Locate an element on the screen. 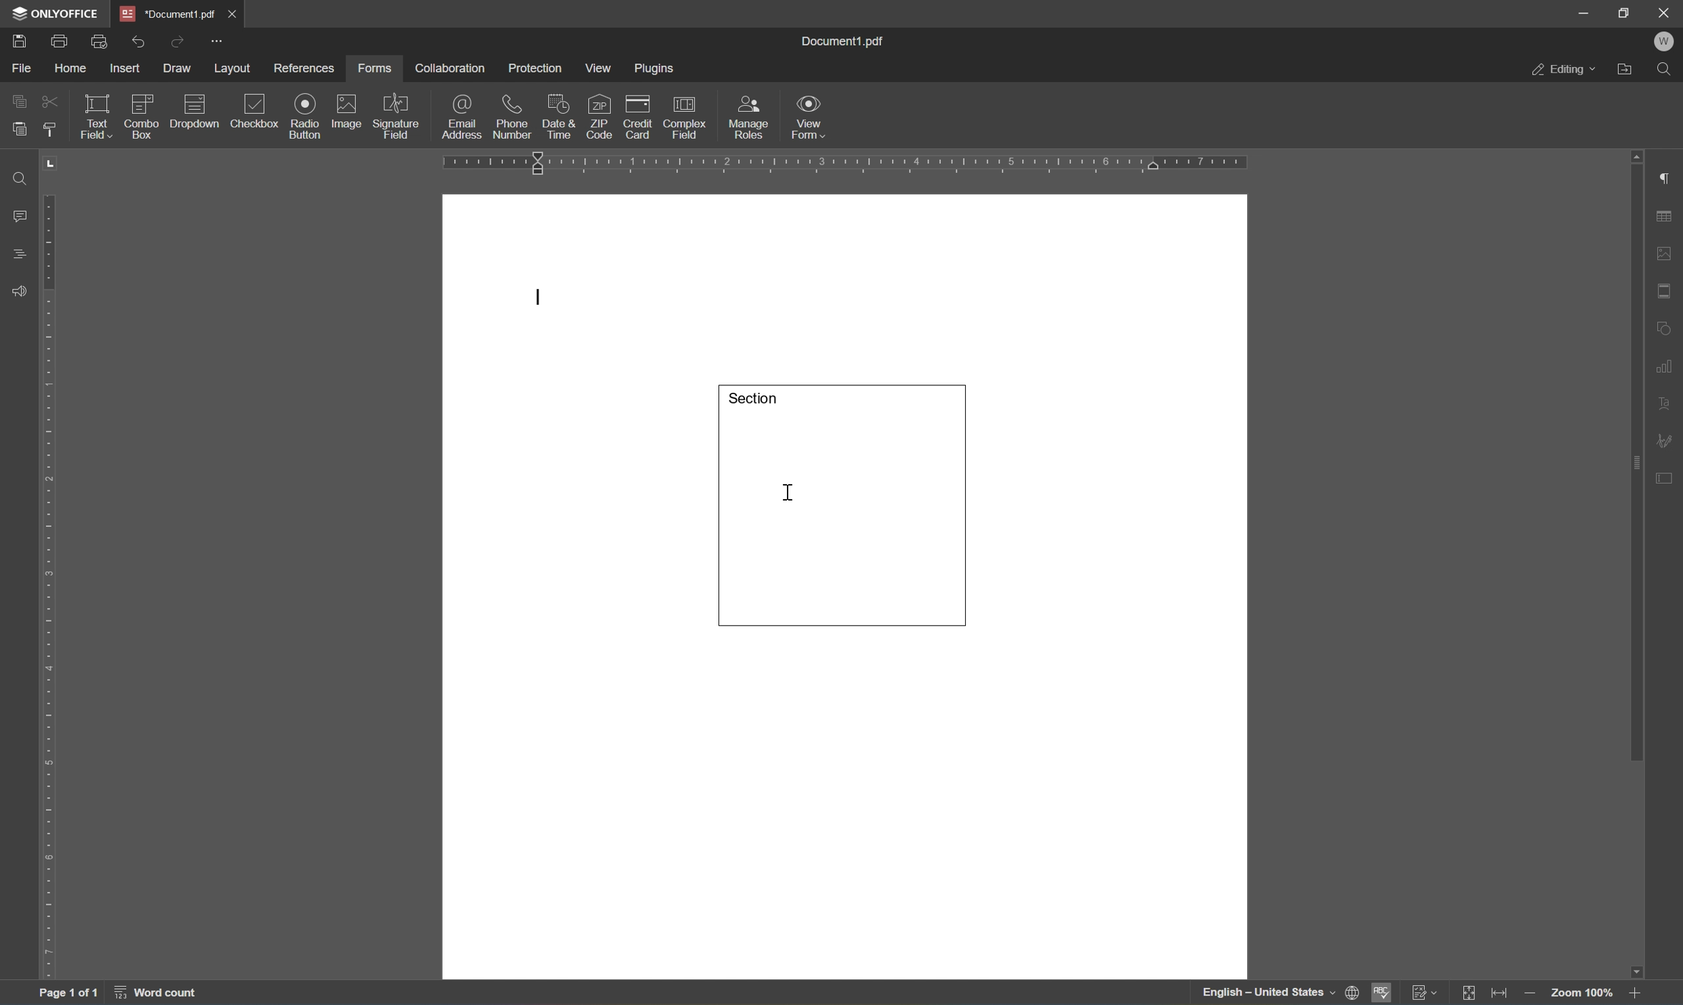 Image resolution: width=1683 pixels, height=1005 pixels. page 1 of 1 is located at coordinates (68, 995).